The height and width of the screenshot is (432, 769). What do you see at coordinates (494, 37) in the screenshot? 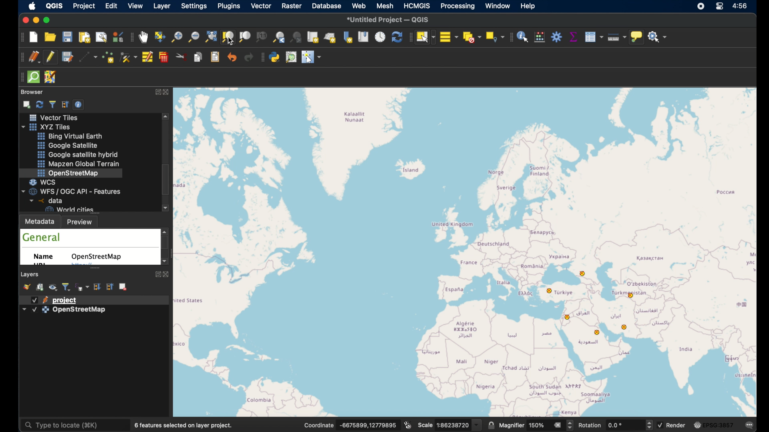
I see `select by location` at bounding box center [494, 37].